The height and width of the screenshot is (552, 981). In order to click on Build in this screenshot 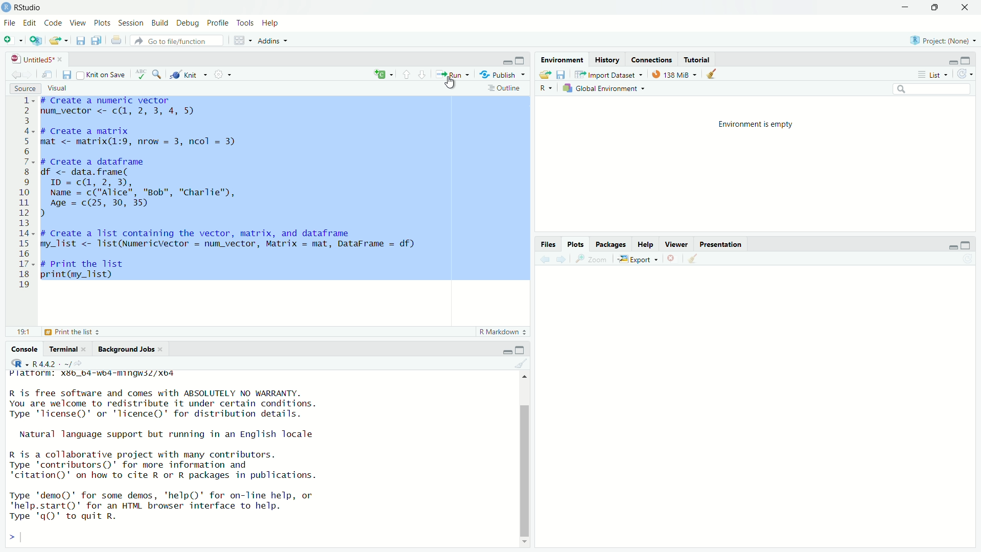, I will do `click(161, 22)`.